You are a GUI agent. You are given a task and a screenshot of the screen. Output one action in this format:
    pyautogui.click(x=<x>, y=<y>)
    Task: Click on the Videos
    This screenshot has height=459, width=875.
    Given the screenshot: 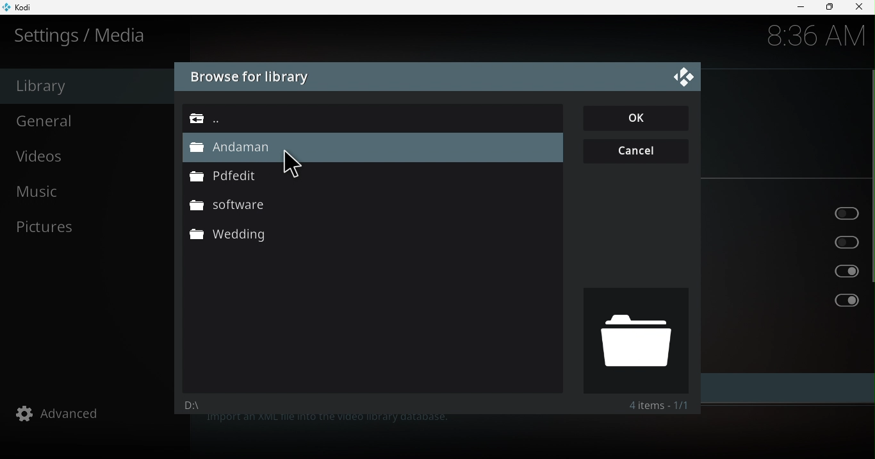 What is the action you would take?
    pyautogui.click(x=93, y=158)
    